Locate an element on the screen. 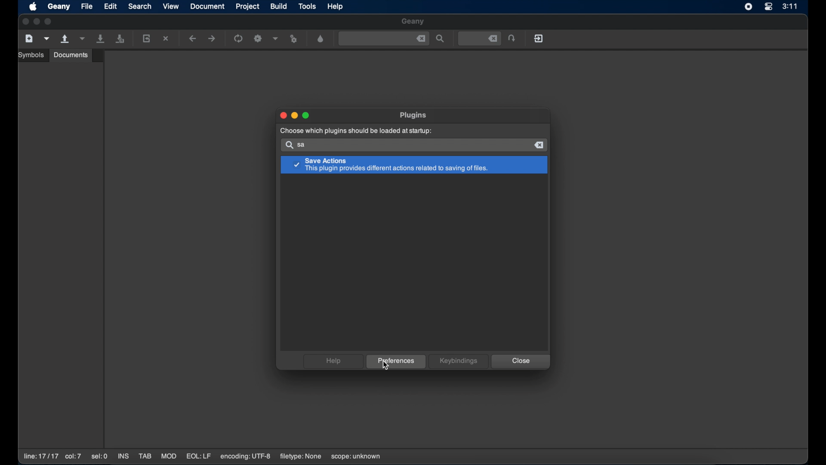  documents is located at coordinates (71, 55).